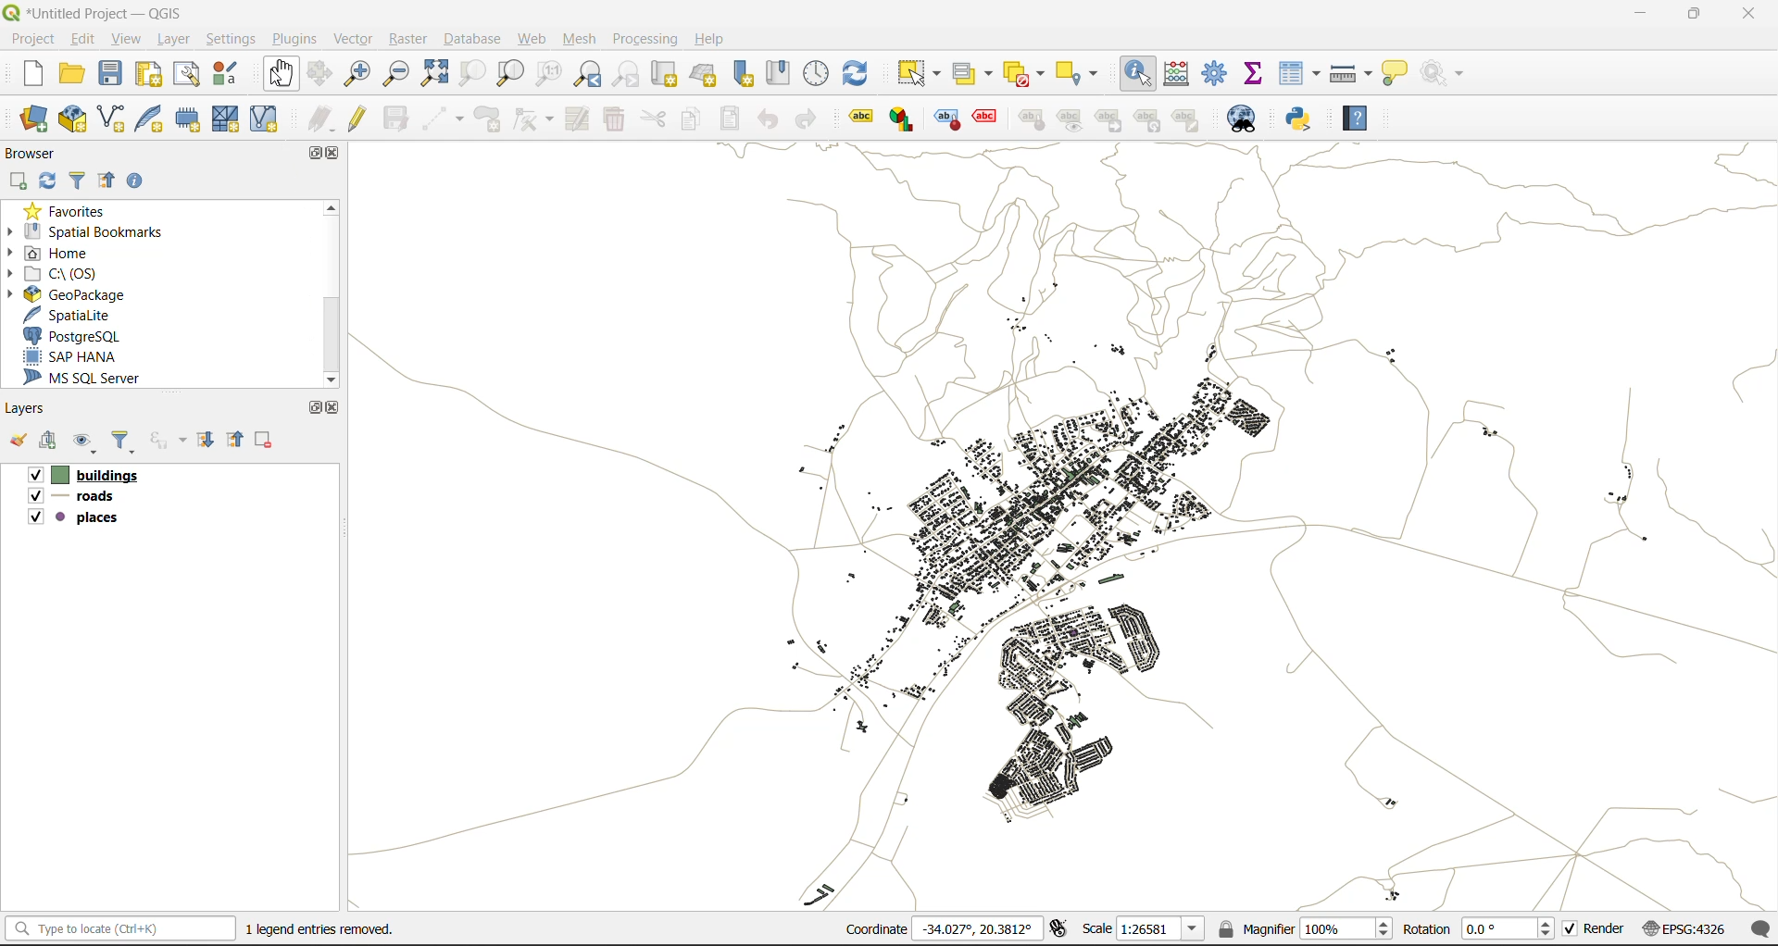 The image size is (1778, 946). What do you see at coordinates (616, 120) in the screenshot?
I see `delete` at bounding box center [616, 120].